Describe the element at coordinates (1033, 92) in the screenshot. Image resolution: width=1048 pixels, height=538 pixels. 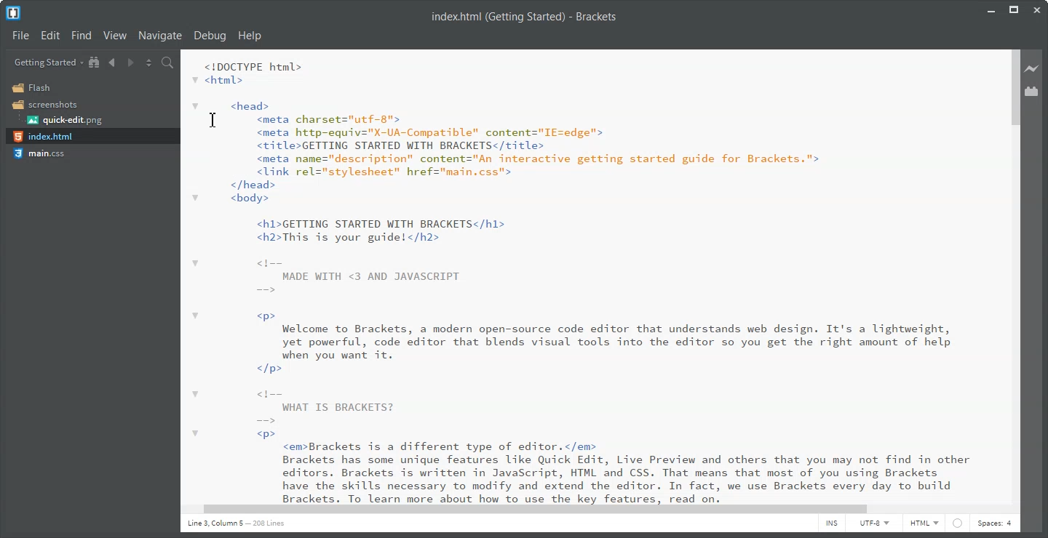
I see `Extension Manager` at that location.